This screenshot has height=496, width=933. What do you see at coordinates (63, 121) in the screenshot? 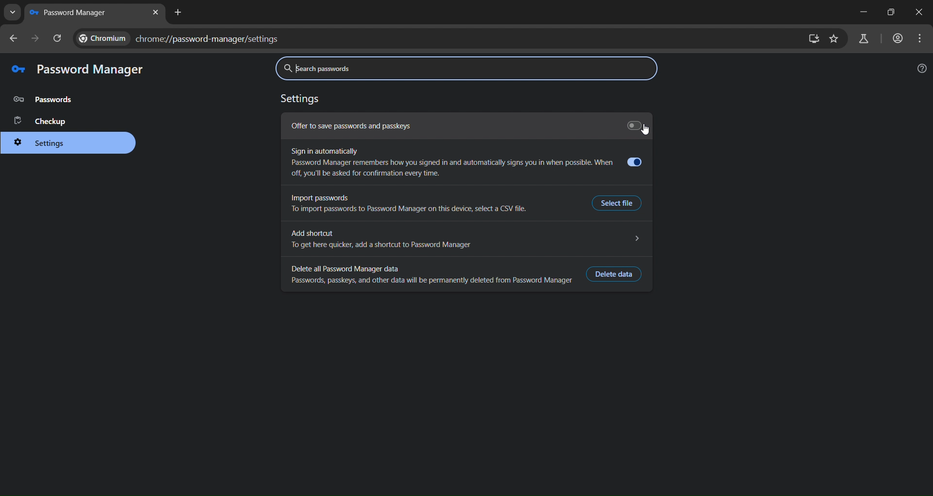
I see `checkup` at bounding box center [63, 121].